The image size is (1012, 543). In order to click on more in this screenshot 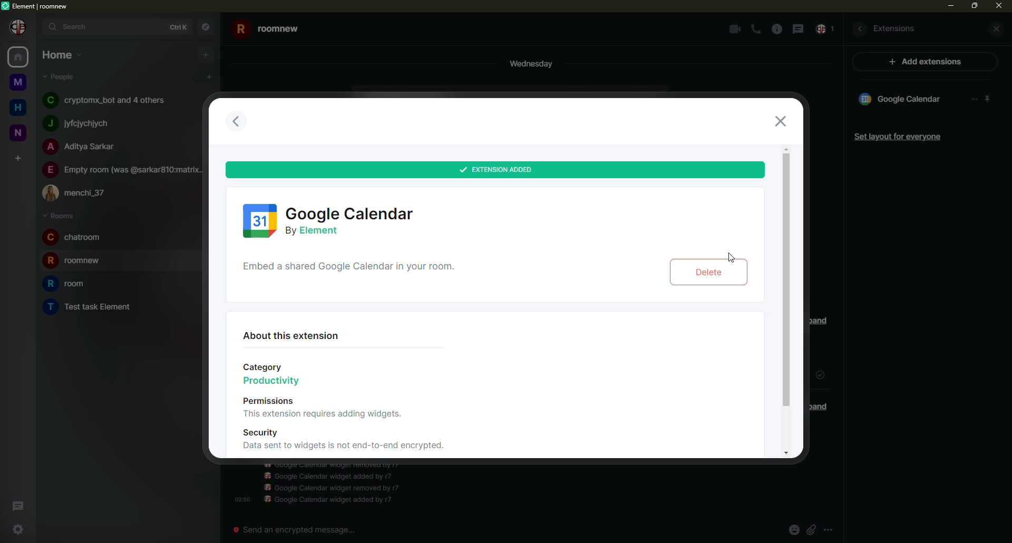, I will do `click(828, 529)`.